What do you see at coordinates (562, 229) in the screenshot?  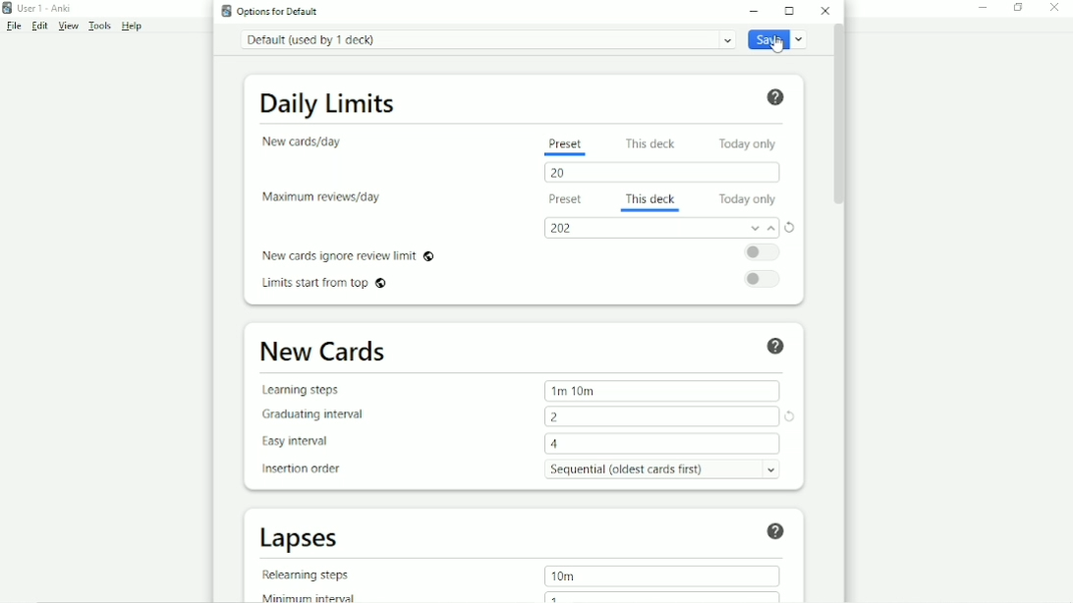 I see `202` at bounding box center [562, 229].